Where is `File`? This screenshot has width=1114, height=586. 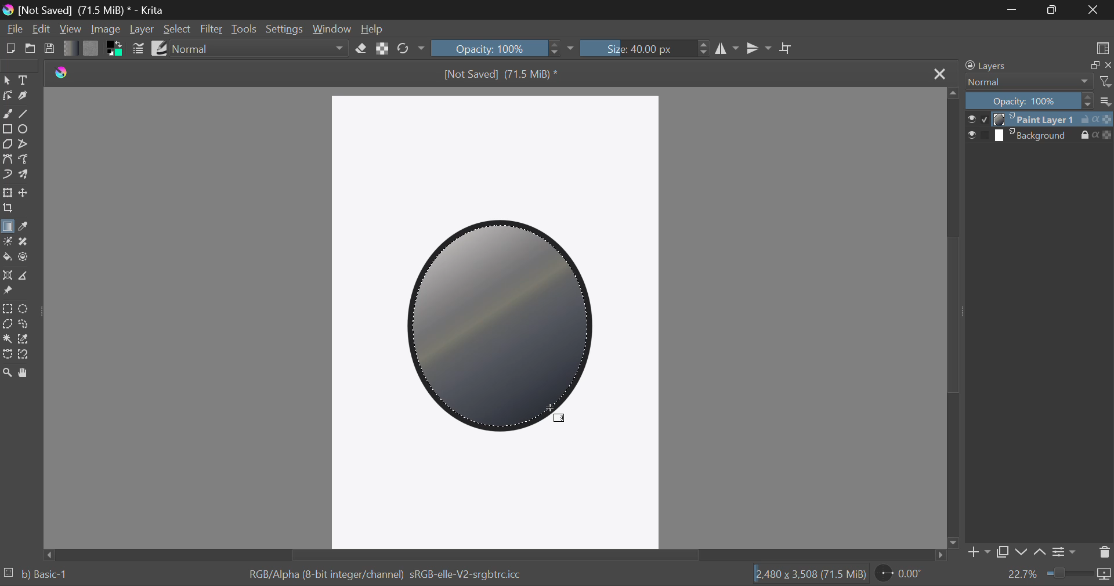 File is located at coordinates (13, 29).